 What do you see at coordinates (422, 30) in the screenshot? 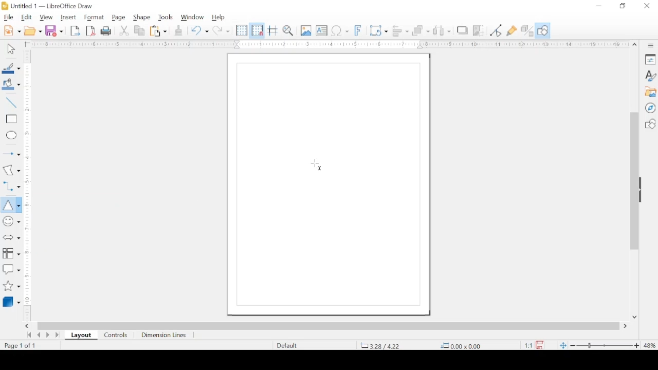
I see `arrange` at bounding box center [422, 30].